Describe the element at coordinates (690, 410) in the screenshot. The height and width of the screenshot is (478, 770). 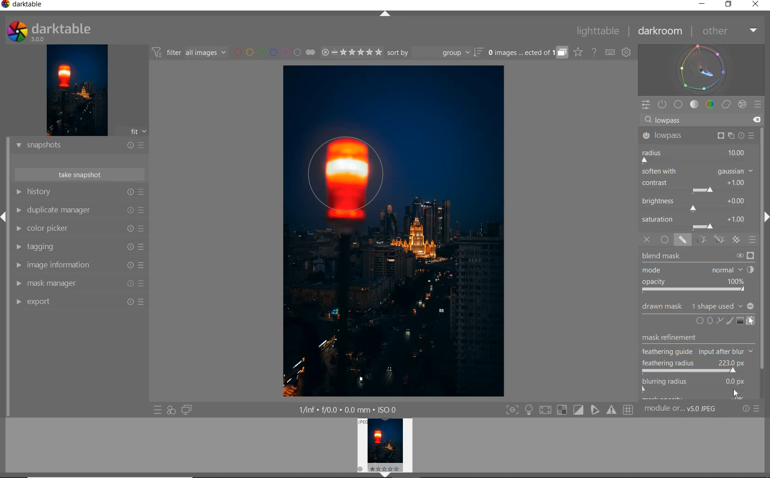
I see `MODULE...v5.0 JPEG` at that location.